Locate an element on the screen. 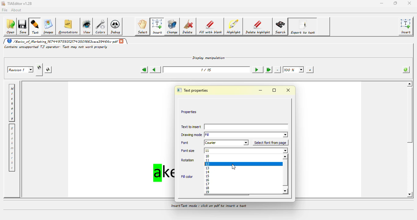 The image size is (417, 220). change is located at coordinates (172, 27).